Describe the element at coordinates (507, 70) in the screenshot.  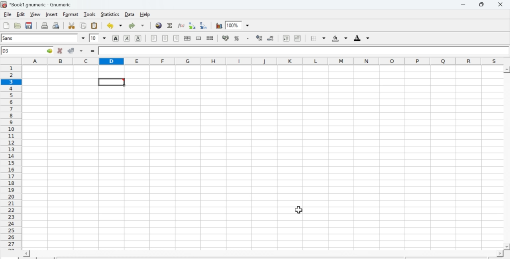
I see `scroll up` at that location.